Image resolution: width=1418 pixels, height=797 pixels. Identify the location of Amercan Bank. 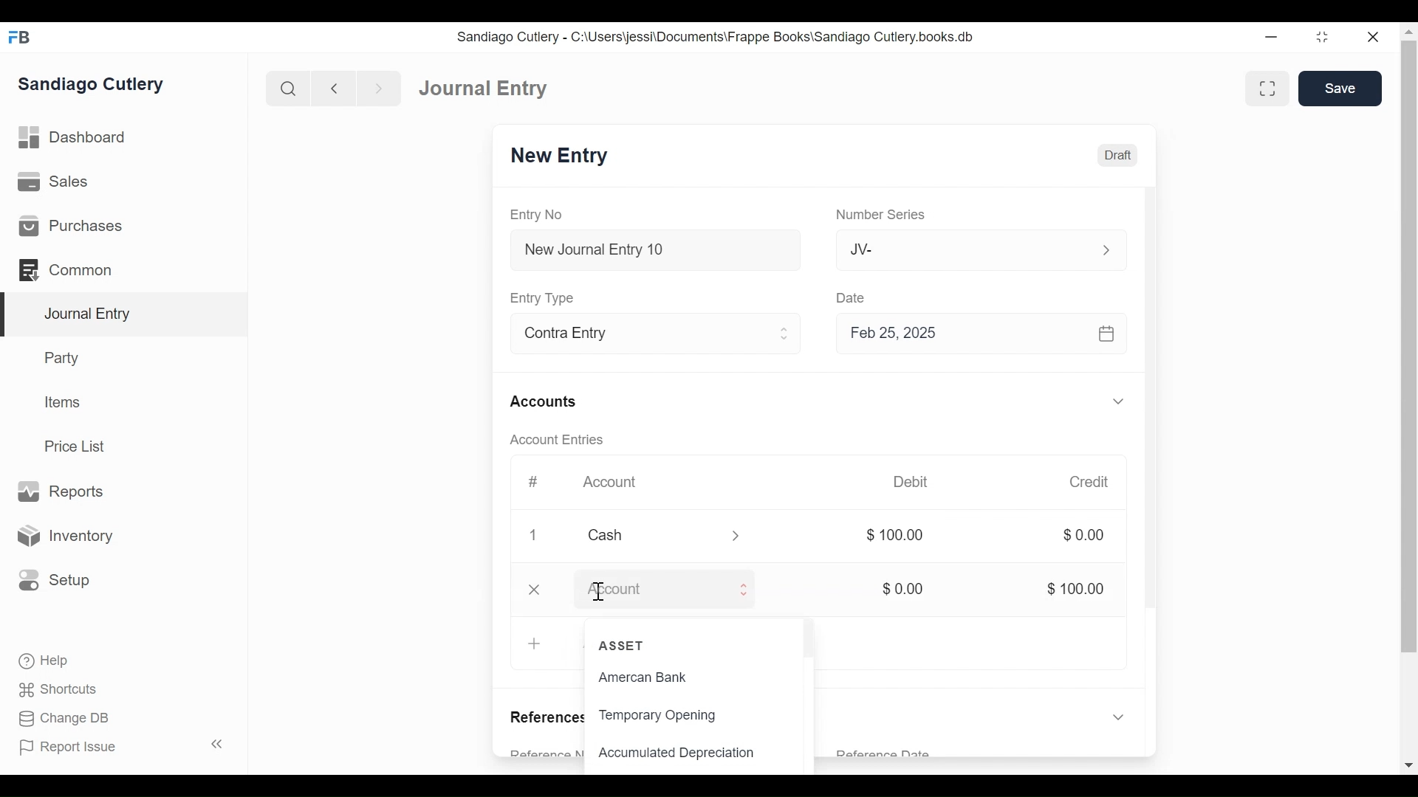
(657, 679).